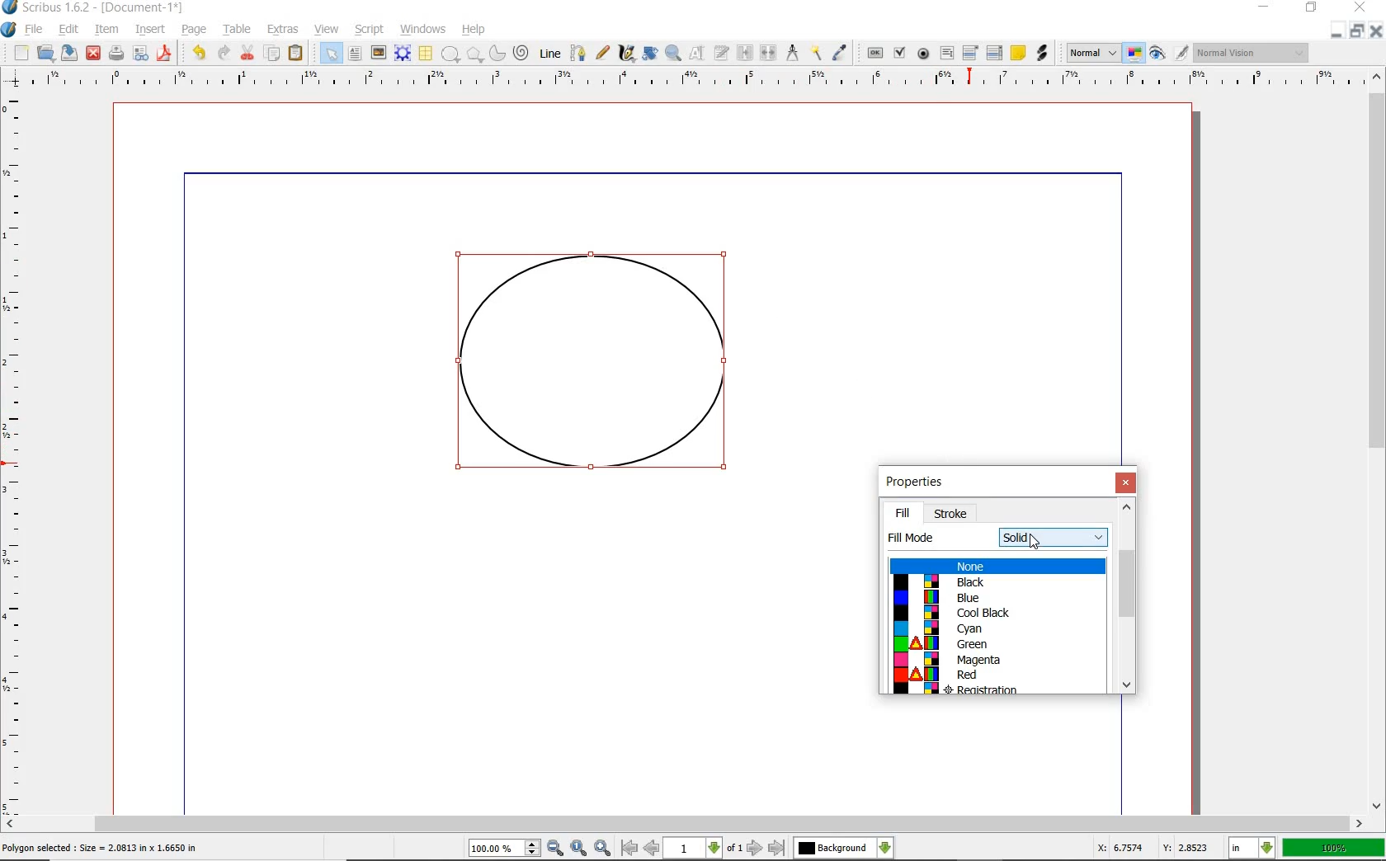 Image resolution: width=1386 pixels, height=861 pixels. I want to click on SCROLLBAR, so click(1378, 439).